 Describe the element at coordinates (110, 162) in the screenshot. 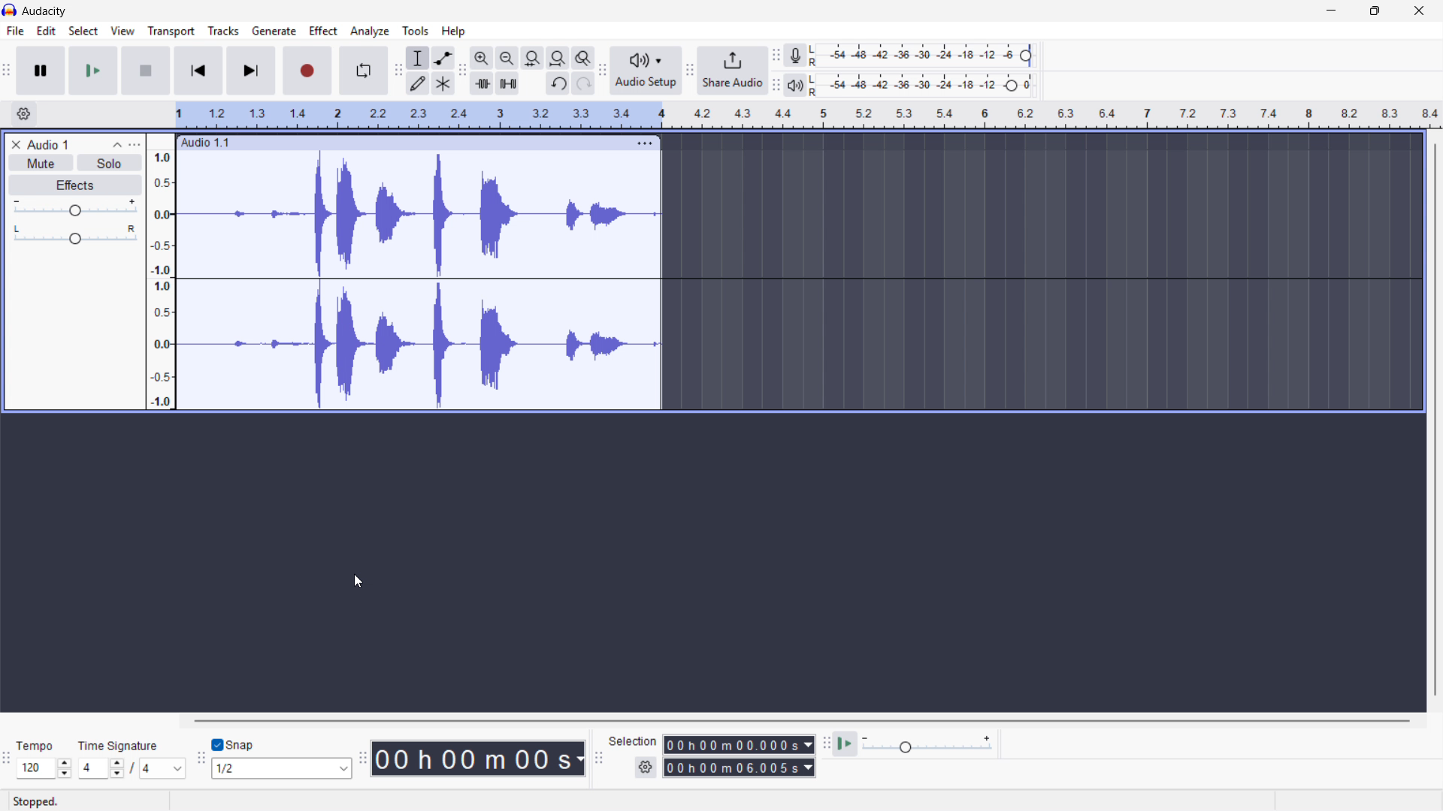

I see `Solo` at that location.